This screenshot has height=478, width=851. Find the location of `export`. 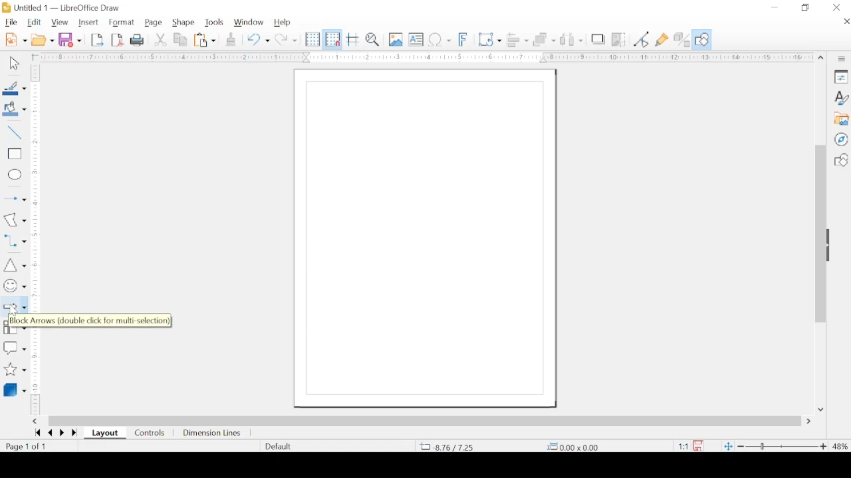

export is located at coordinates (97, 40).